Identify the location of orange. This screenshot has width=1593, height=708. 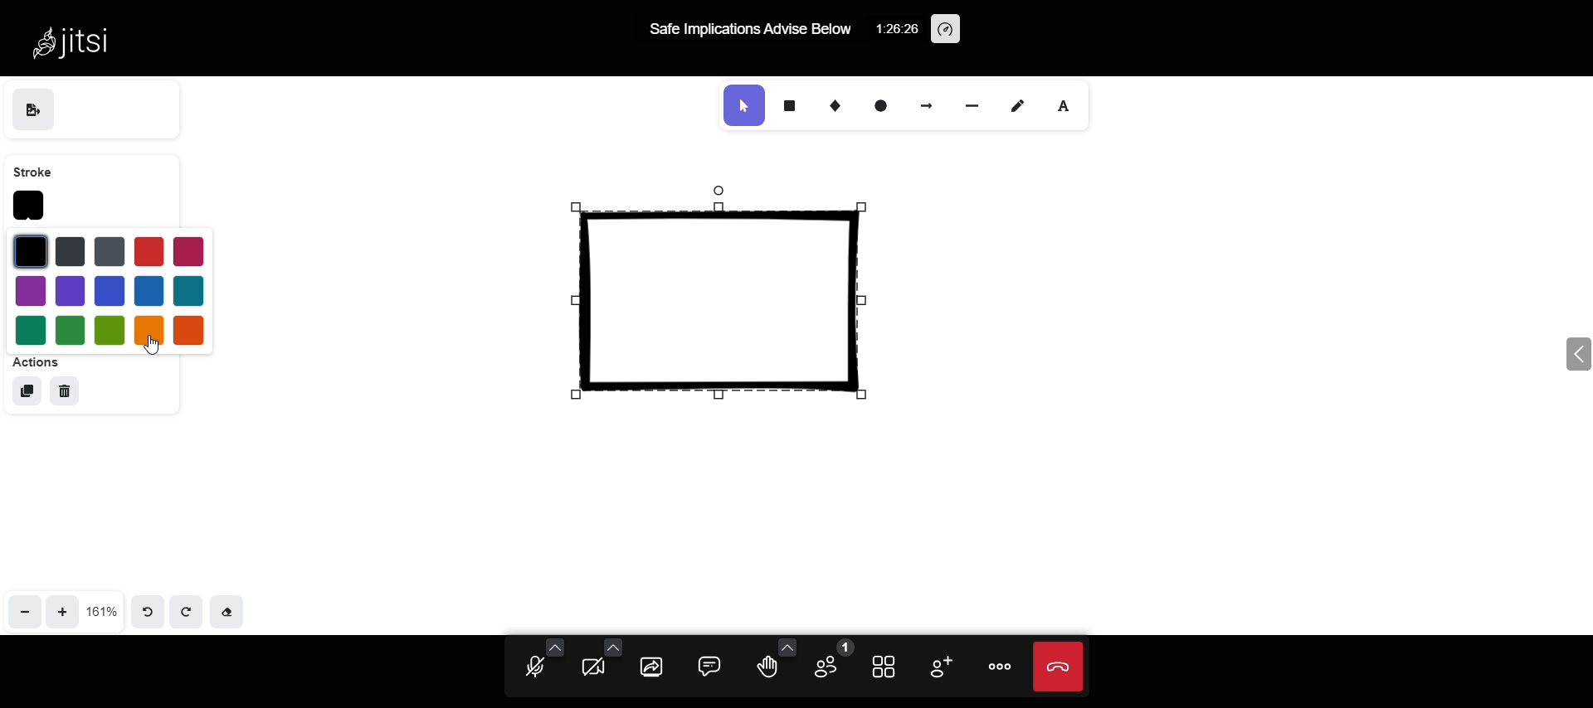
(149, 333).